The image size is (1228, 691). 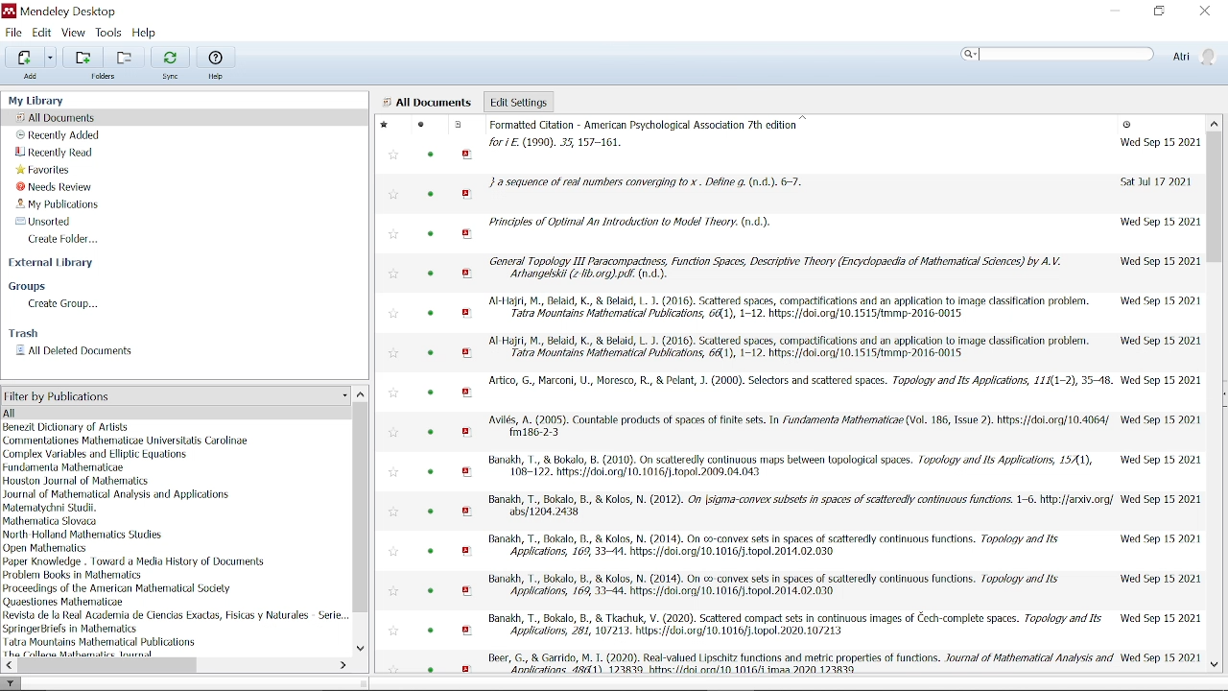 What do you see at coordinates (1163, 498) in the screenshot?
I see `Date time` at bounding box center [1163, 498].